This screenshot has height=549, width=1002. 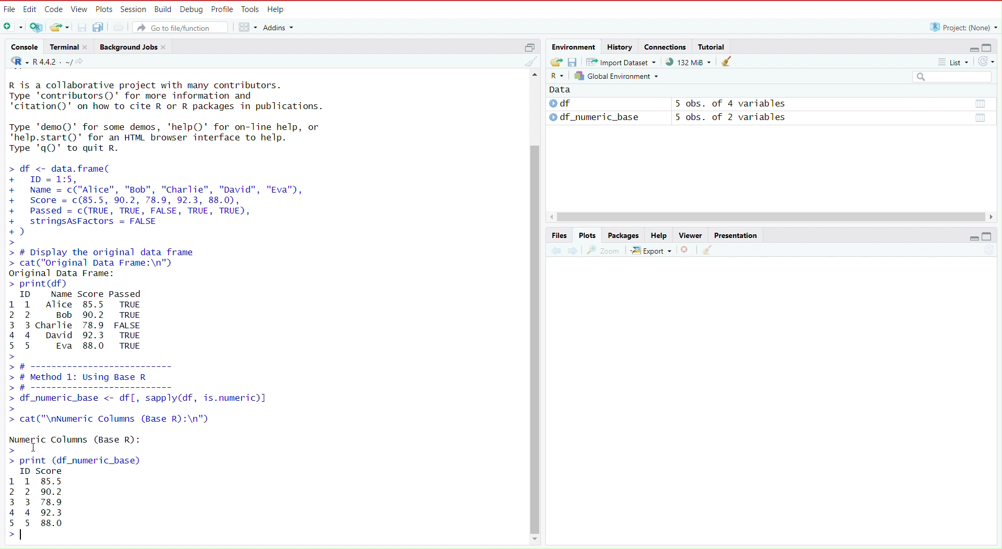 I want to click on language select, so click(x=15, y=61).